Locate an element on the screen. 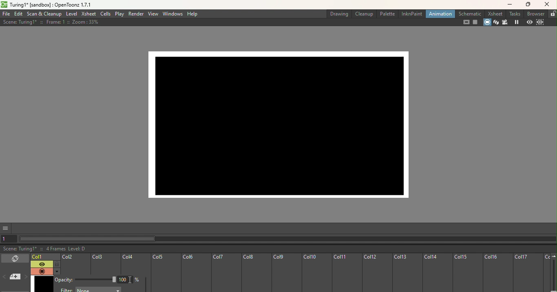 The image size is (557, 292). Col9 is located at coordinates (285, 273).